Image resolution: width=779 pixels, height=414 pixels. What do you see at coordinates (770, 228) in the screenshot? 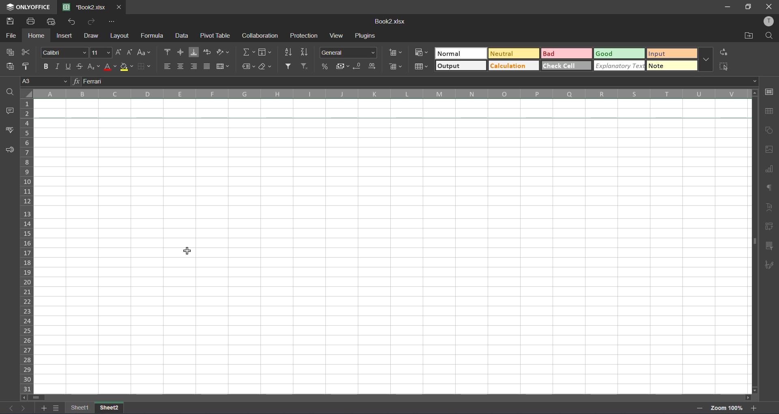
I see `pivot table` at bounding box center [770, 228].